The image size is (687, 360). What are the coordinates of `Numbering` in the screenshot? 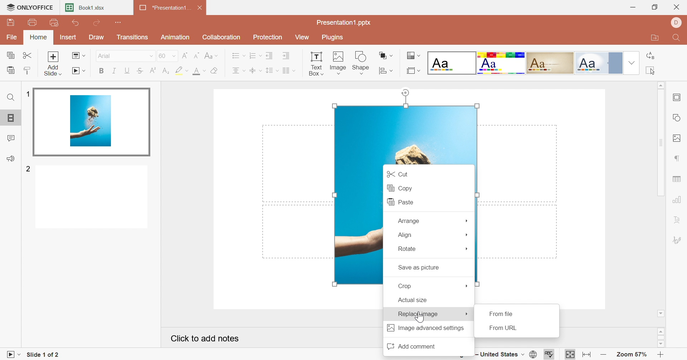 It's located at (255, 55).